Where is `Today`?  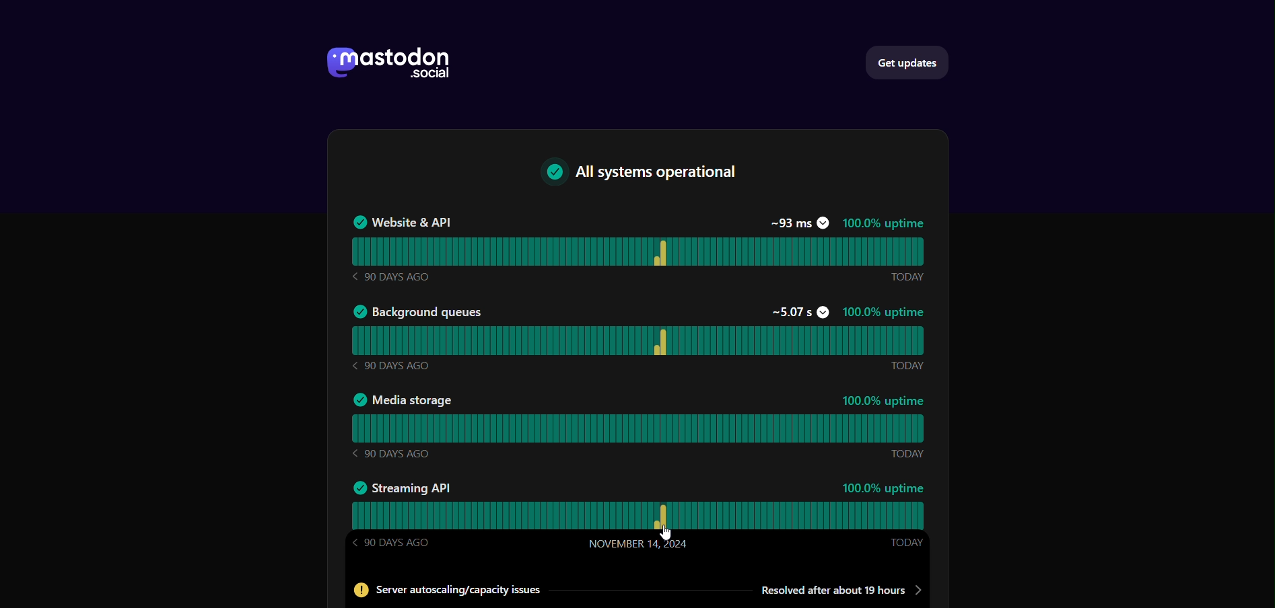 Today is located at coordinates (907, 277).